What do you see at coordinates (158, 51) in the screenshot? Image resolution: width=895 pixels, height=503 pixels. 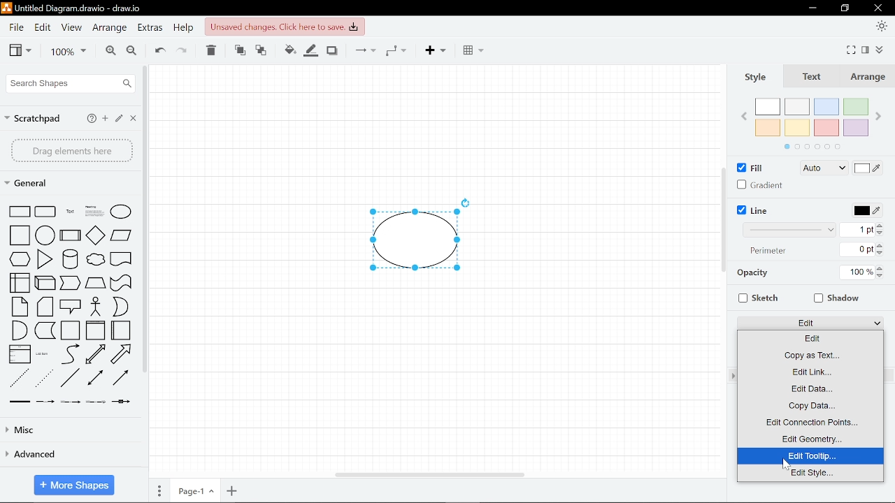 I see `Undo` at bounding box center [158, 51].